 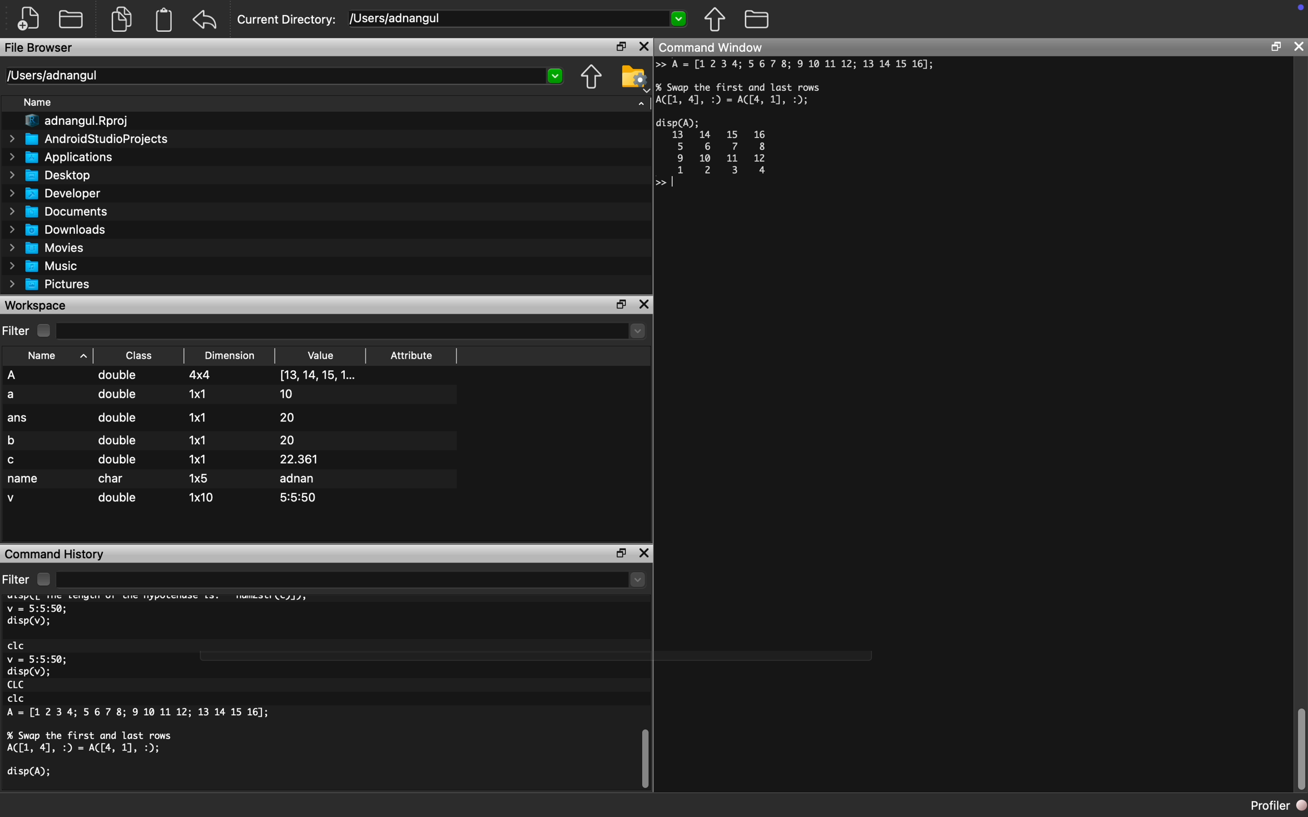 What do you see at coordinates (52, 175) in the screenshot?
I see `> [BB Desktop` at bounding box center [52, 175].